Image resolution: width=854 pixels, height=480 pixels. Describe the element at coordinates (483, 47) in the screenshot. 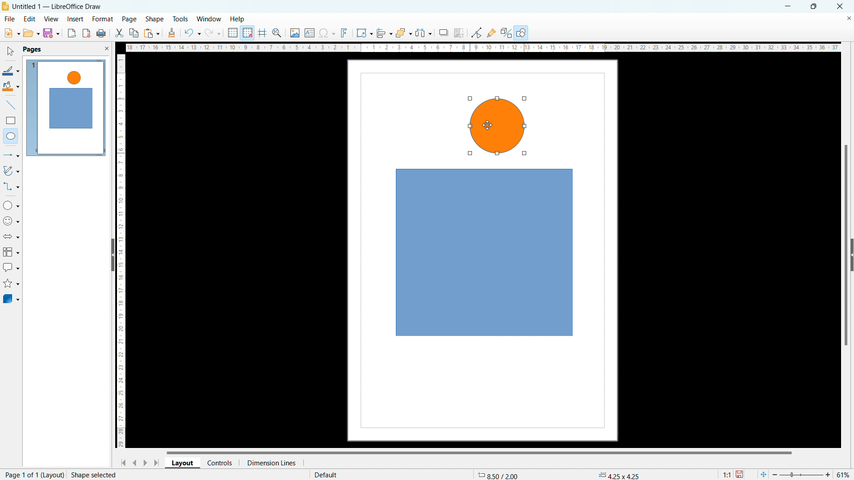

I see `horizontal ruler` at that location.